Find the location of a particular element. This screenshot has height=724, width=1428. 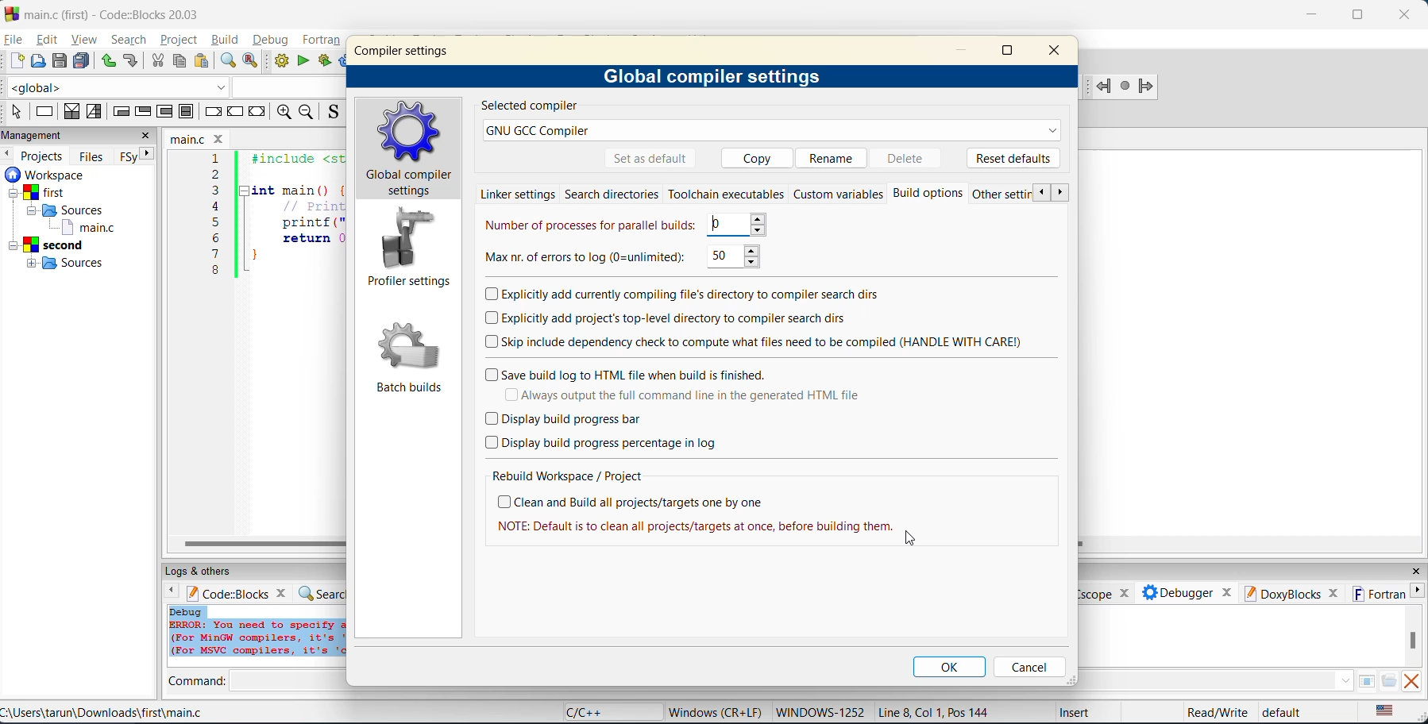

copy is located at coordinates (181, 62).